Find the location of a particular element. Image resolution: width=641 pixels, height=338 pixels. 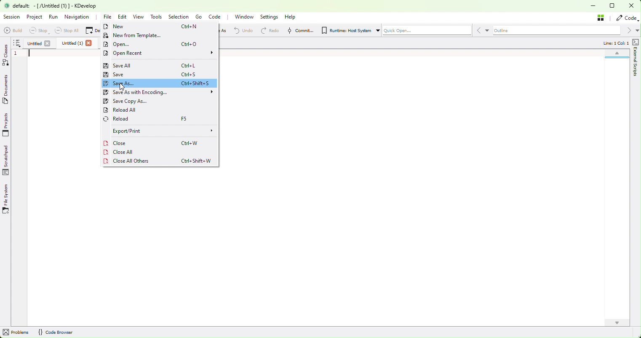

untitled is located at coordinates (34, 43).